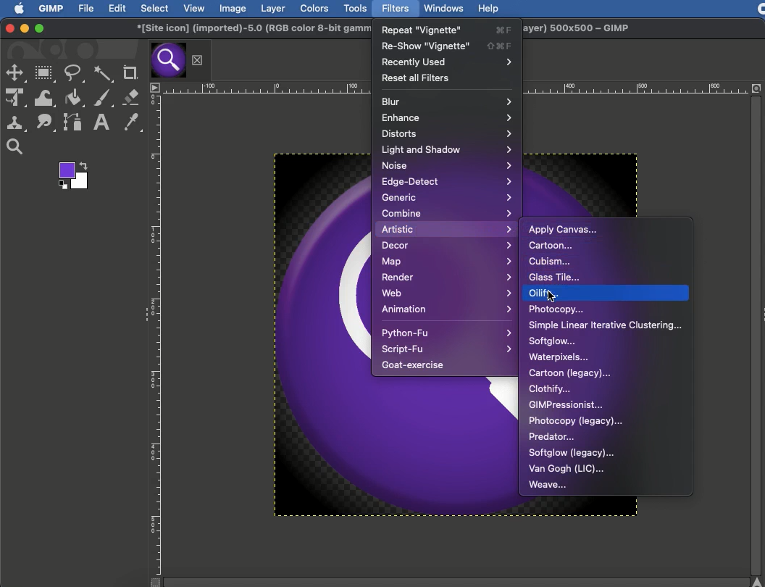 The height and width of the screenshot is (587, 765). Describe the element at coordinates (156, 88) in the screenshot. I see `Menu` at that location.